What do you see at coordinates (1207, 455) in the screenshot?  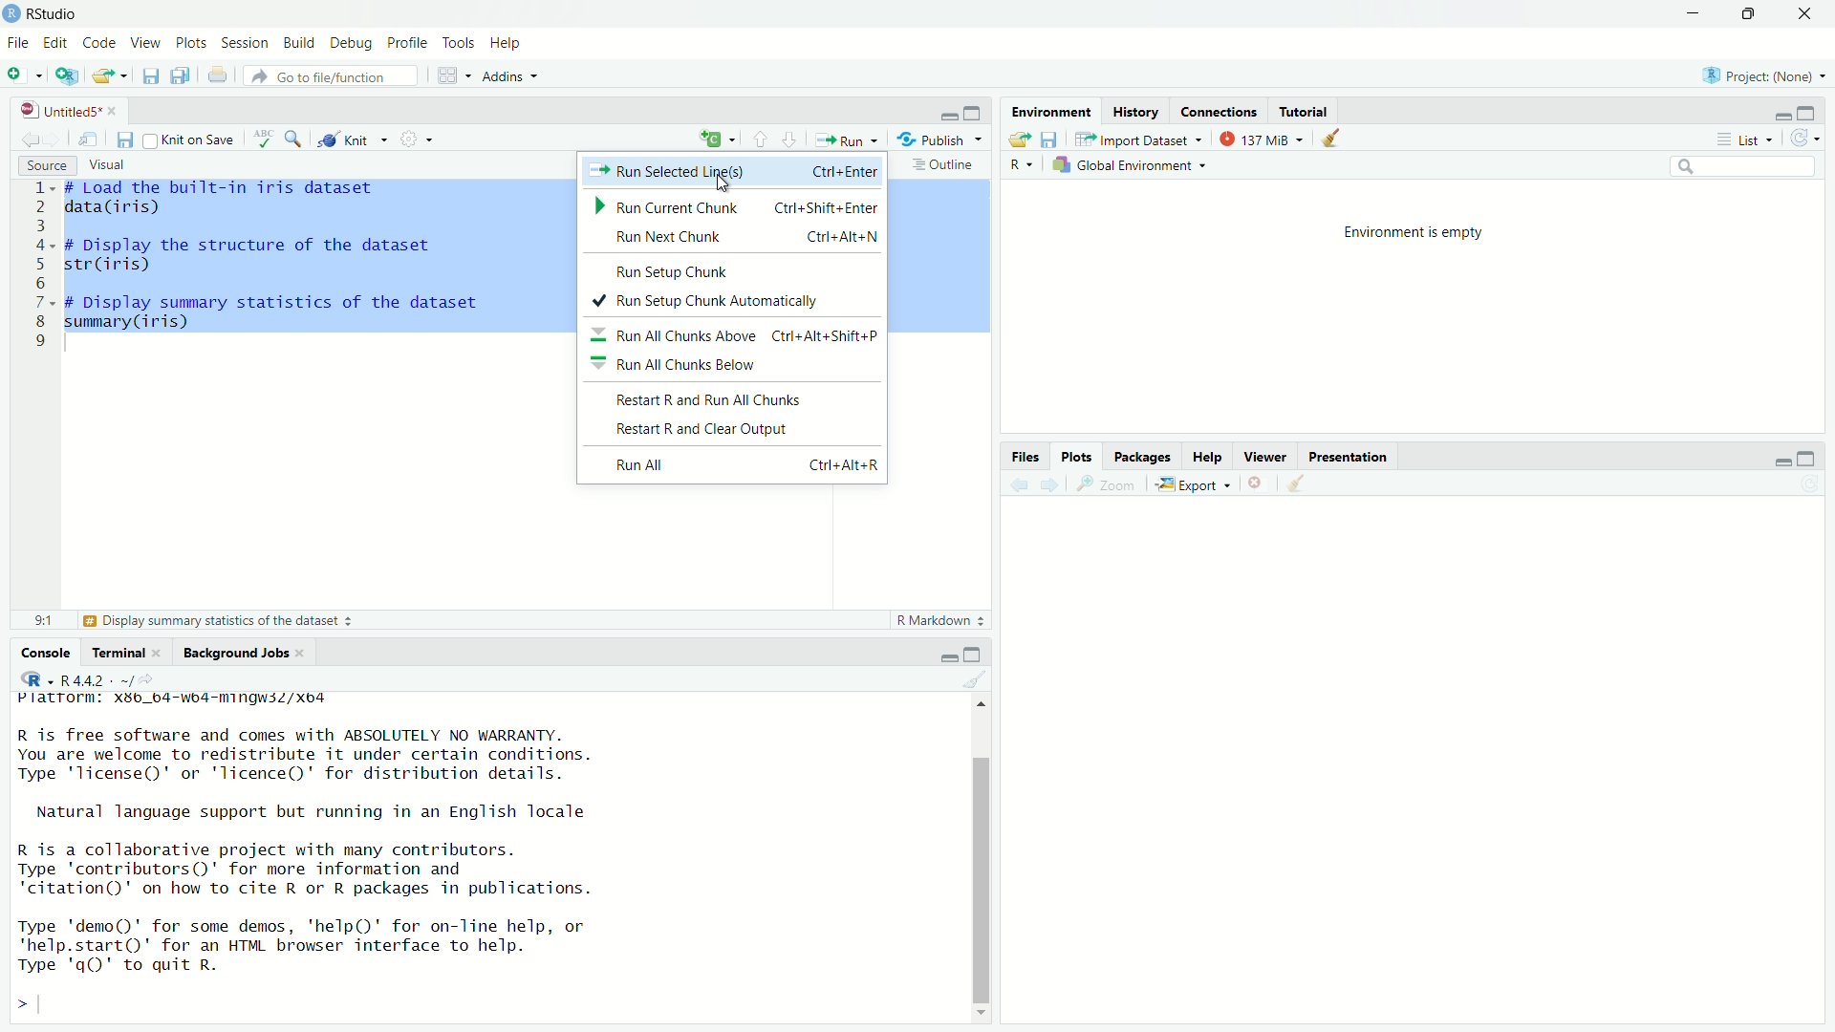 I see `Help` at bounding box center [1207, 455].